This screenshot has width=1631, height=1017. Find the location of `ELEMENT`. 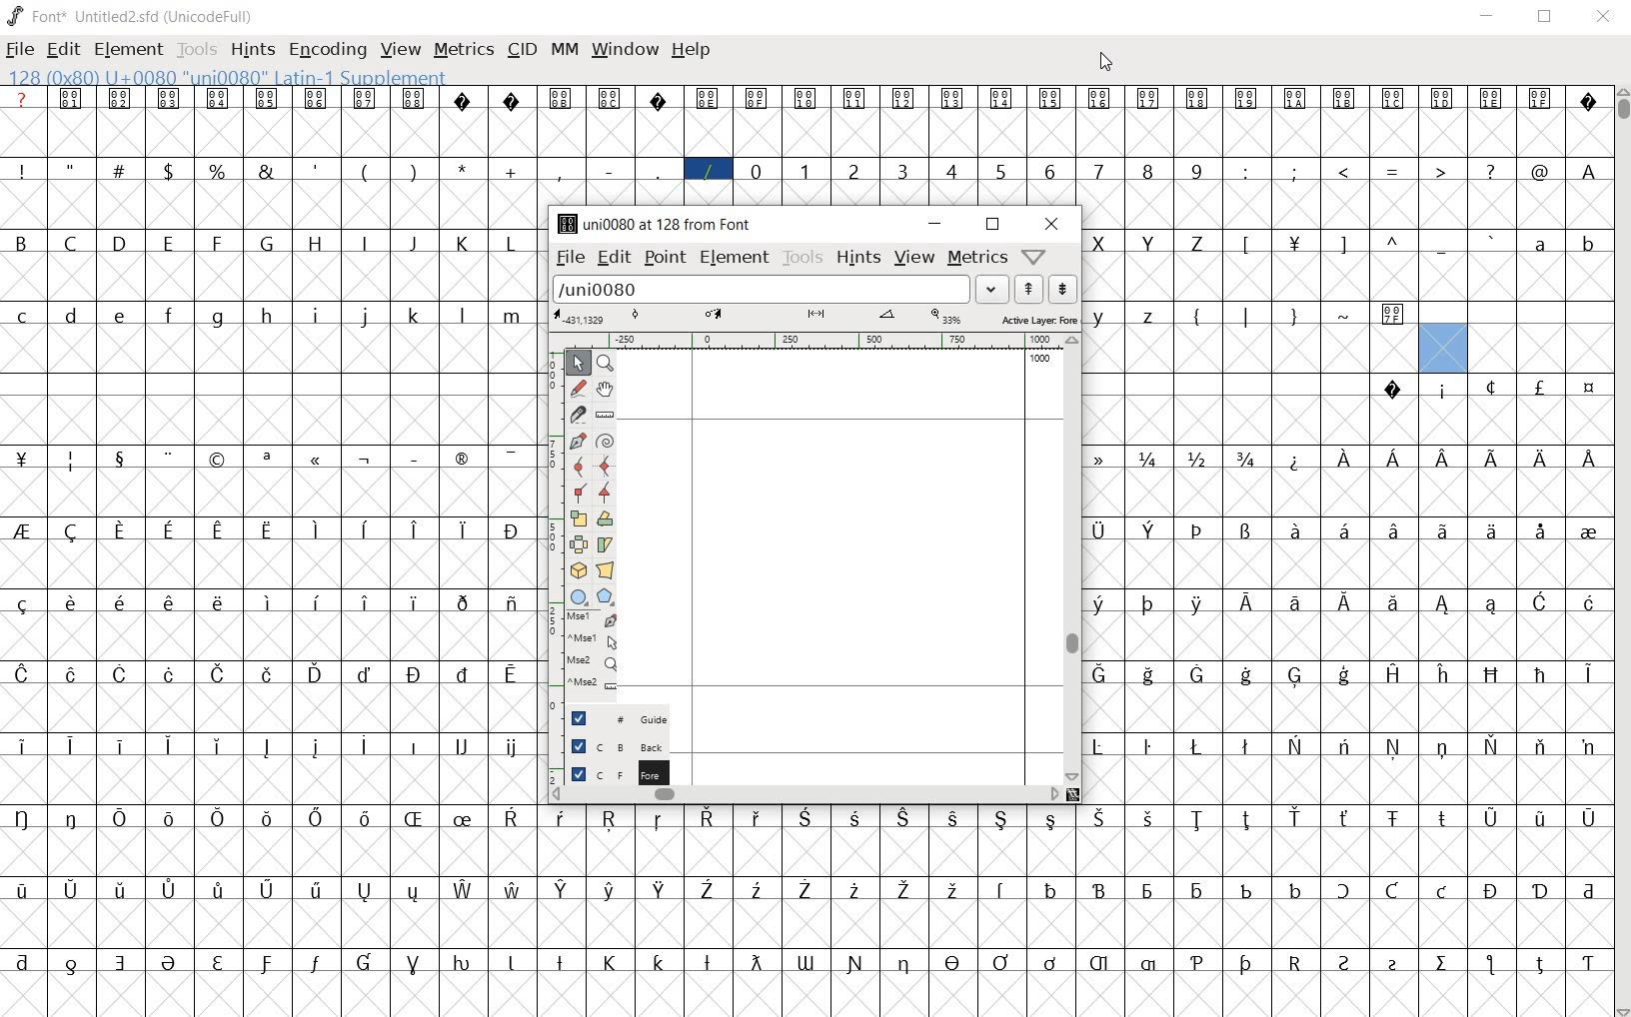

ELEMENT is located at coordinates (130, 50).